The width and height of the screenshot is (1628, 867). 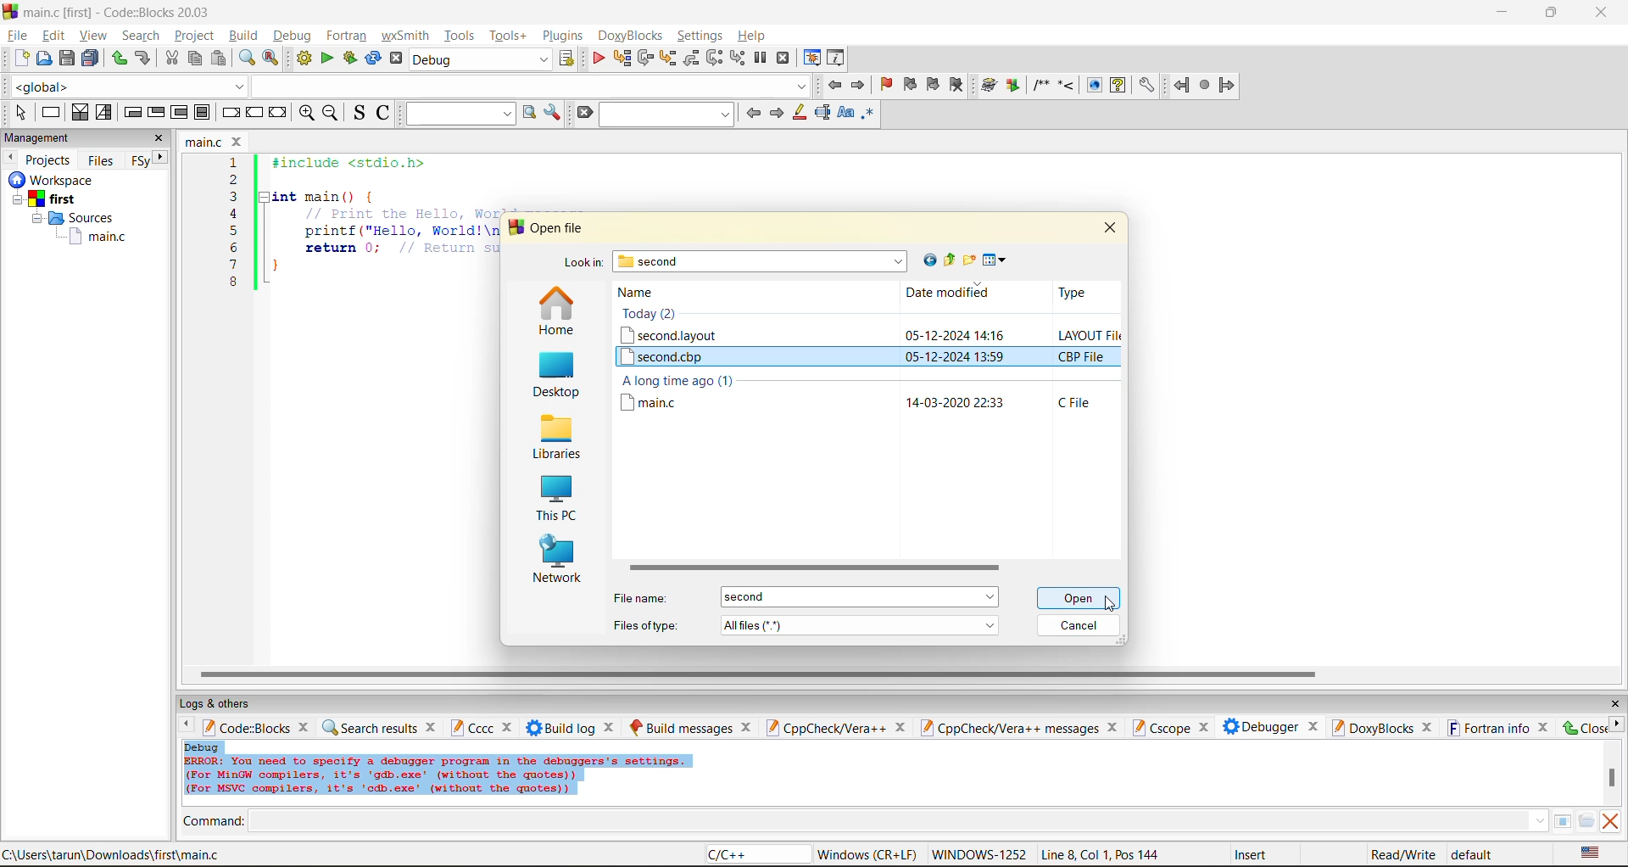 I want to click on tools+, so click(x=508, y=36).